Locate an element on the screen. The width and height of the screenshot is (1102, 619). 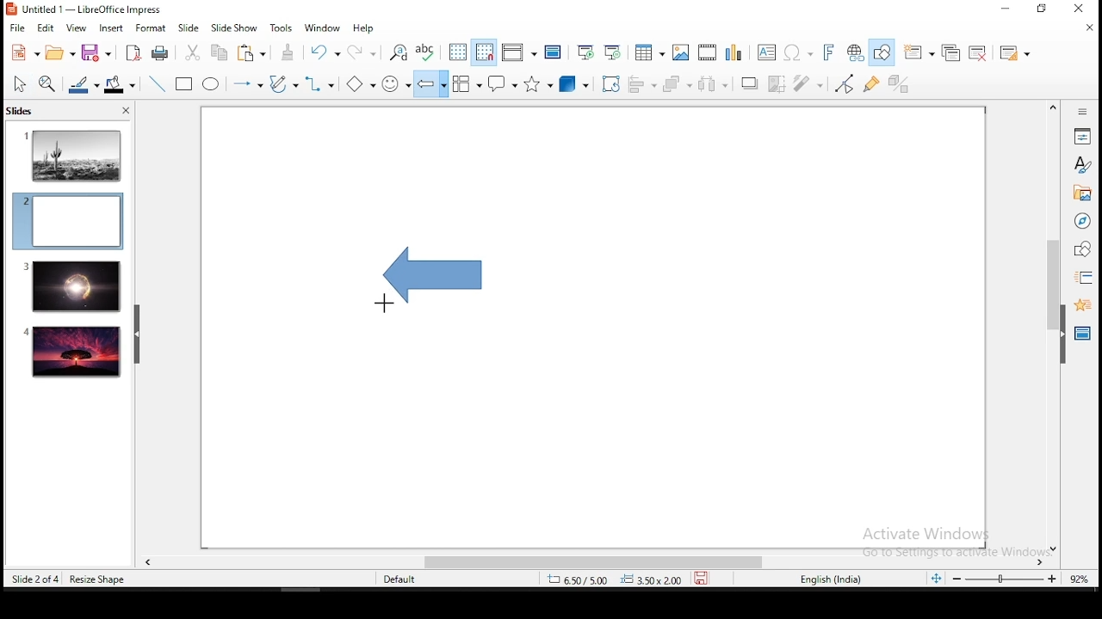
display views is located at coordinates (518, 52).